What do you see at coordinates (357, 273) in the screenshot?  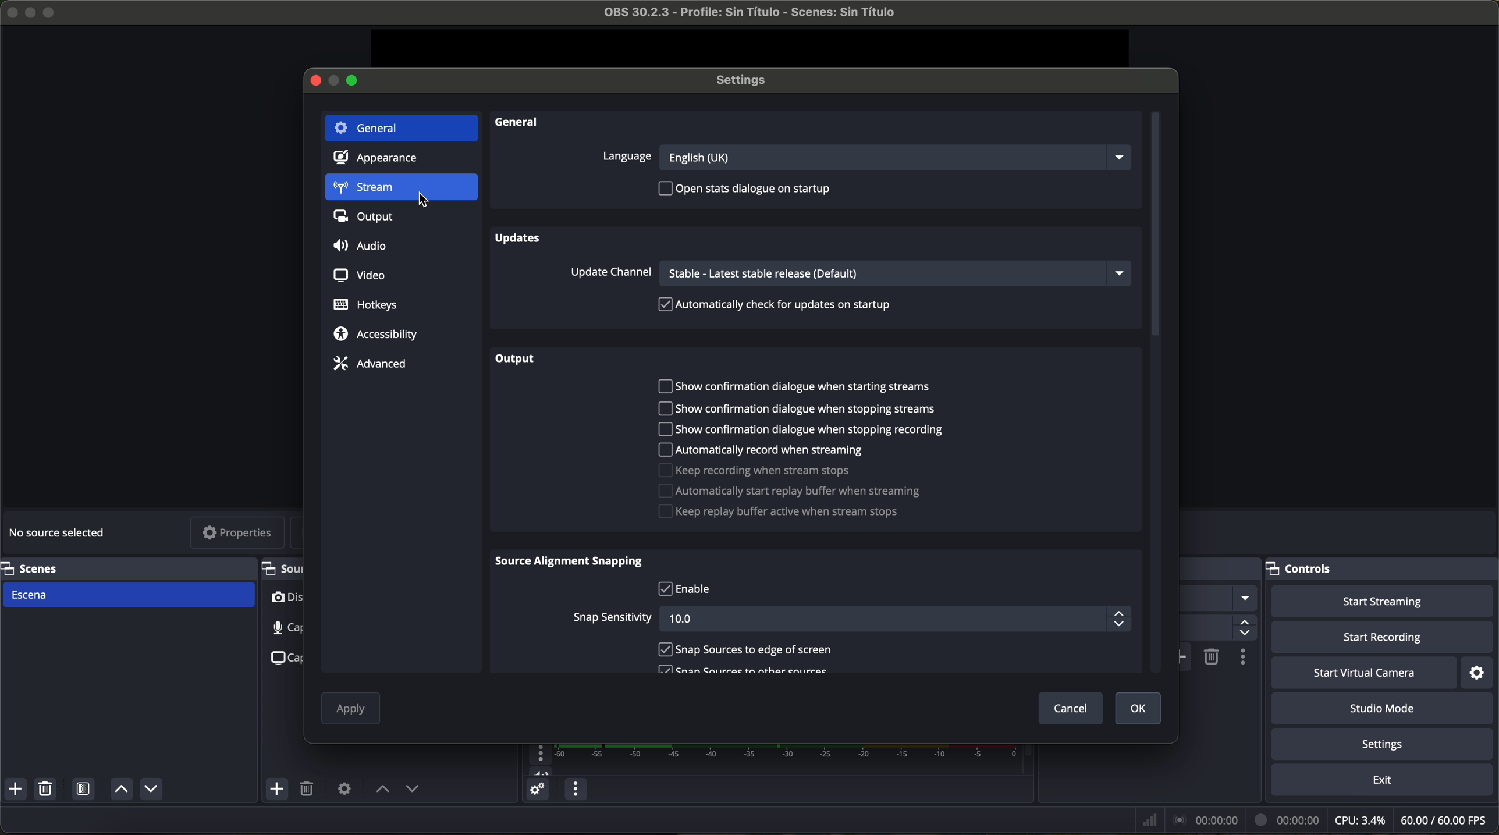 I see `video` at bounding box center [357, 273].